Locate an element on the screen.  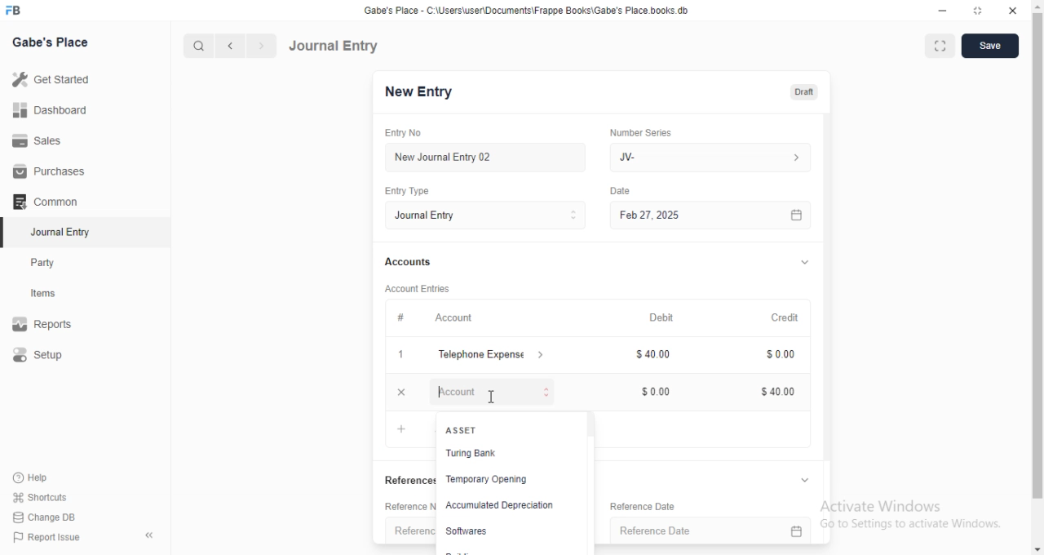
Accumulated Depreciation is located at coordinates (502, 505).